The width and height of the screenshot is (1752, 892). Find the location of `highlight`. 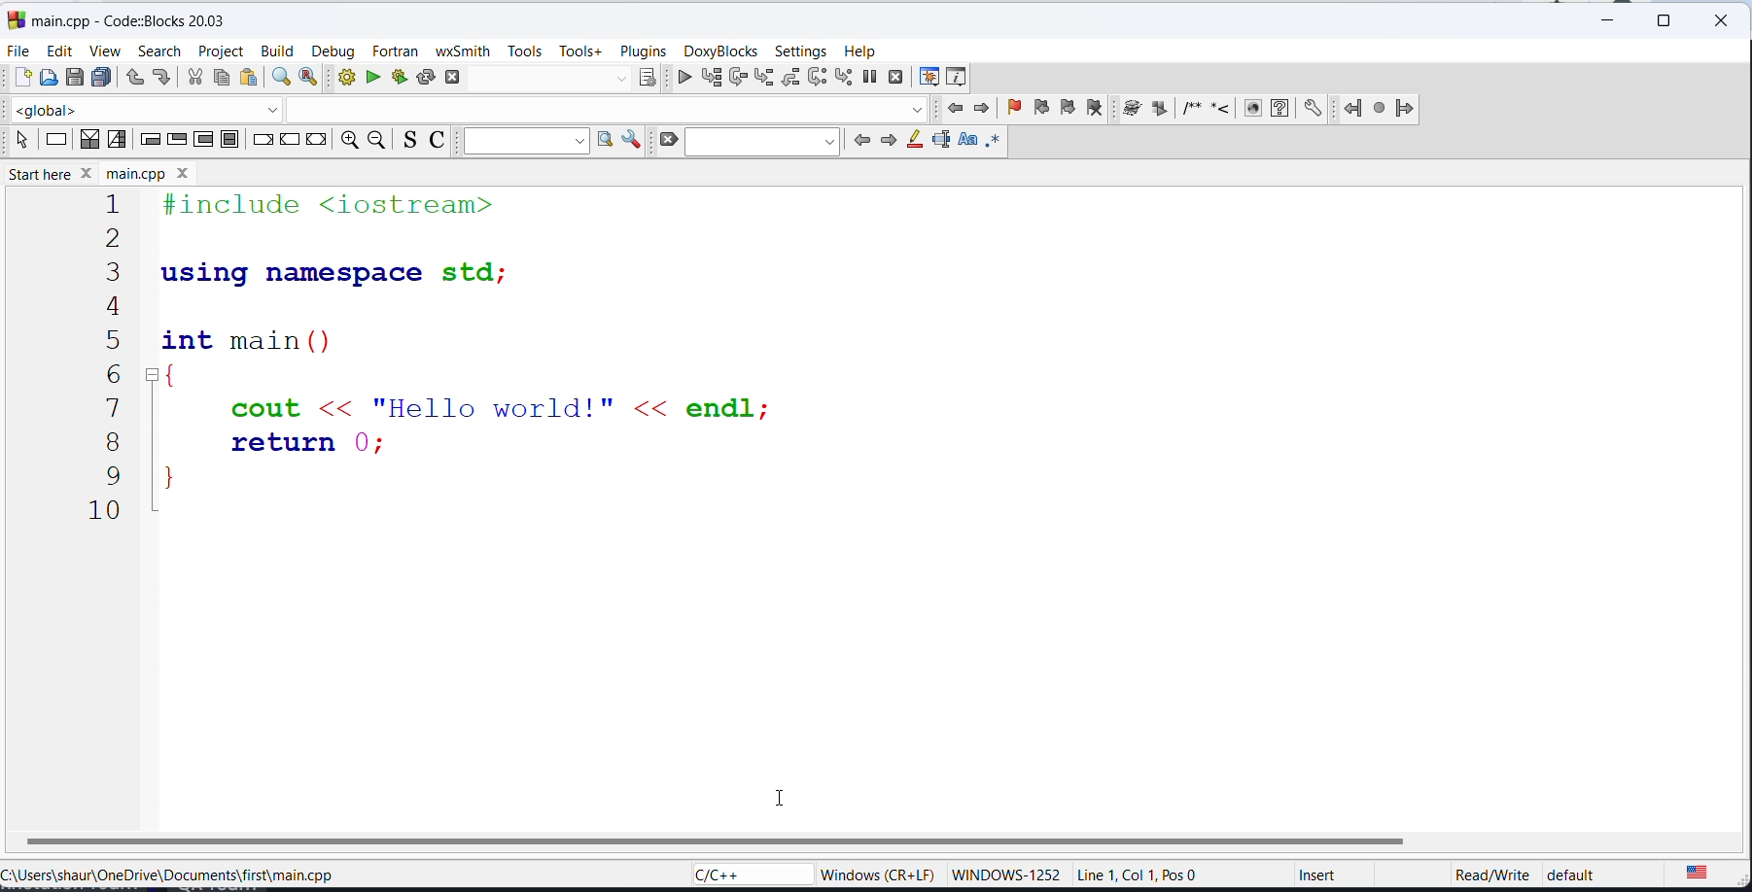

highlight is located at coordinates (914, 143).